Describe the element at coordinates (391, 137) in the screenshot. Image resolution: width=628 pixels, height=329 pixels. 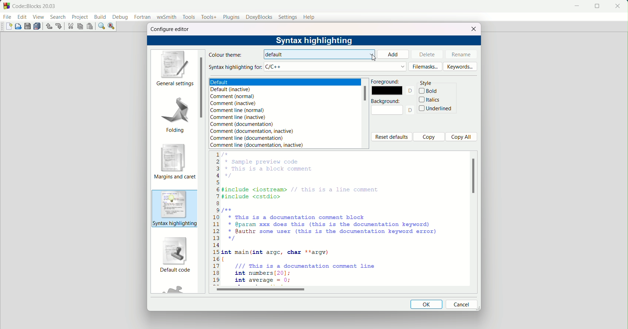
I see `reset defaults` at that location.